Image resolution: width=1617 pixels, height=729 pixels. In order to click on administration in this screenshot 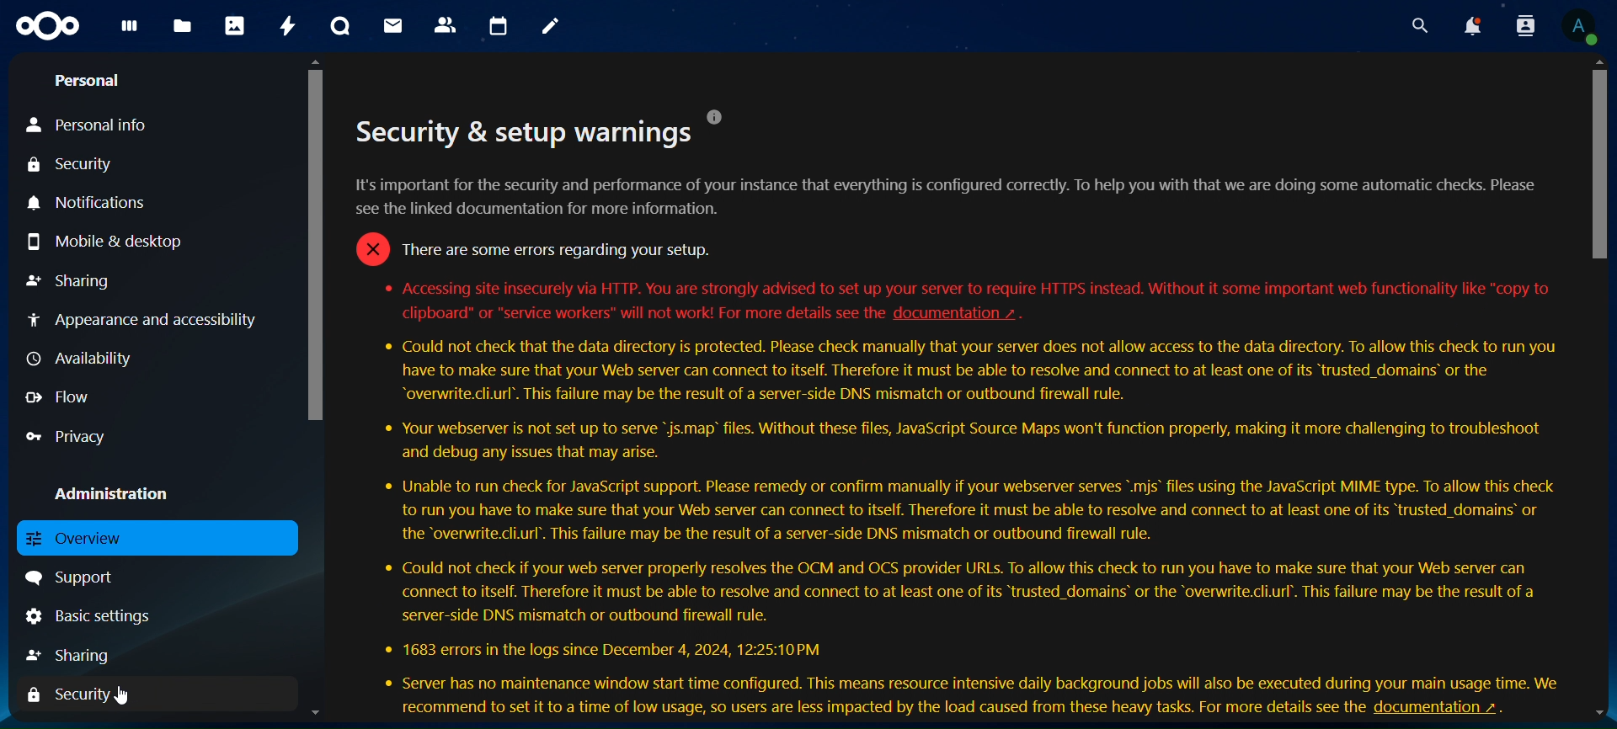, I will do `click(125, 496)`.